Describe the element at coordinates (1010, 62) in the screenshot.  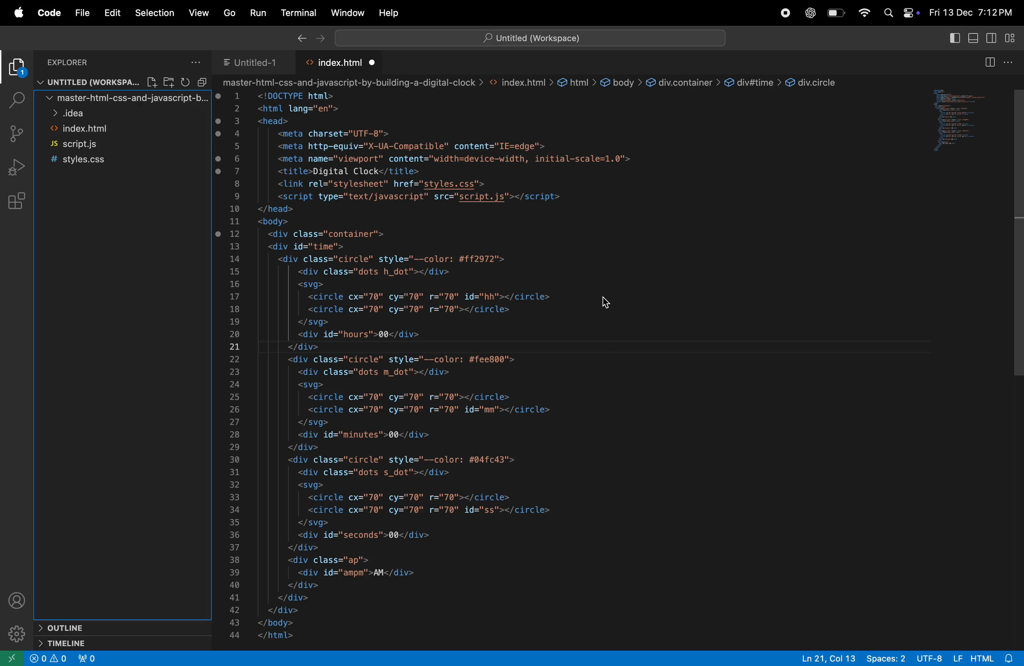
I see `options` at that location.